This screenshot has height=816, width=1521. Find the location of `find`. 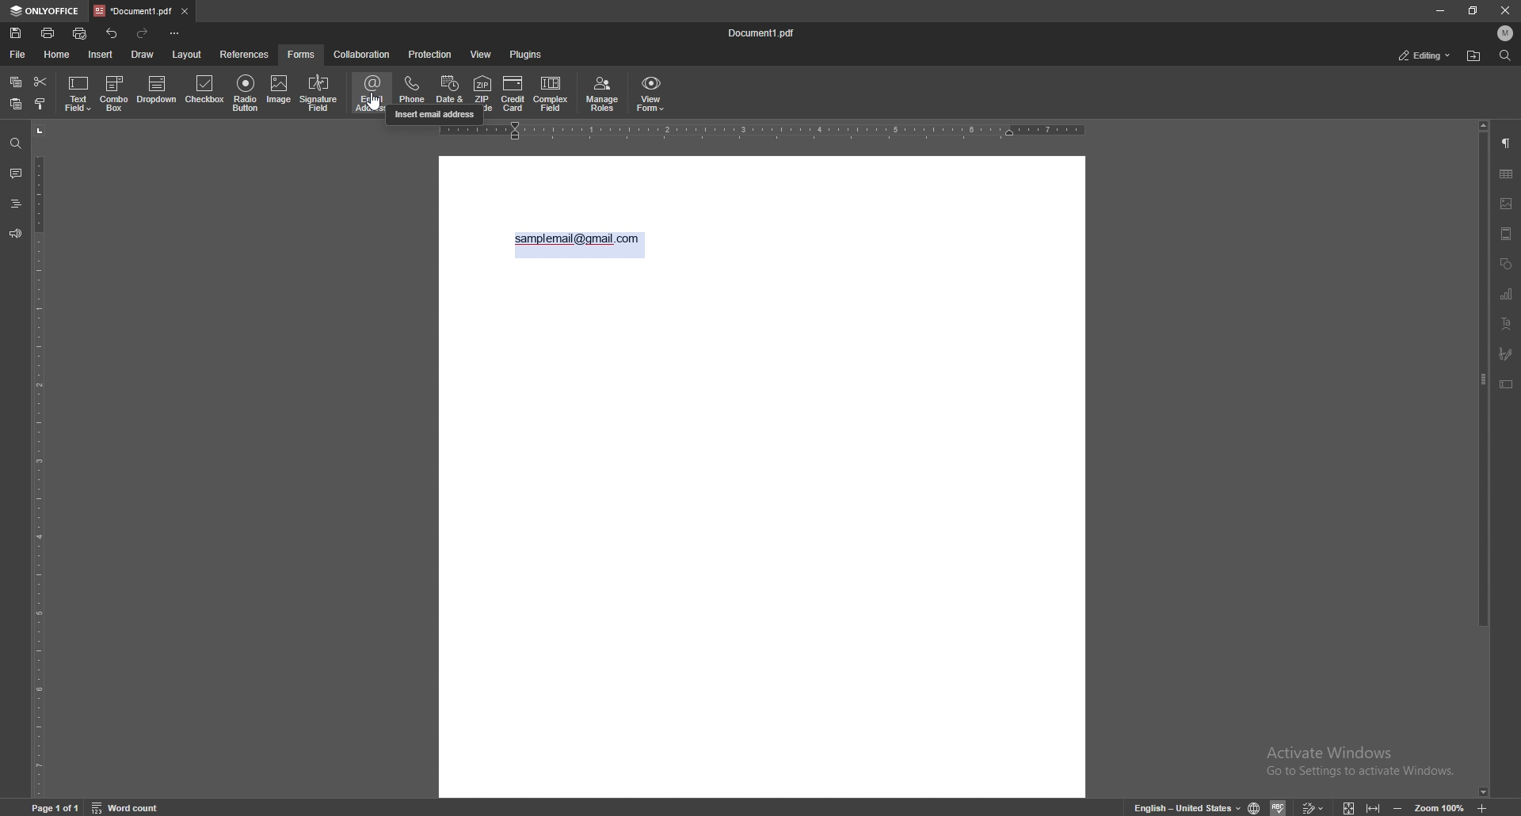

find is located at coordinates (16, 143).